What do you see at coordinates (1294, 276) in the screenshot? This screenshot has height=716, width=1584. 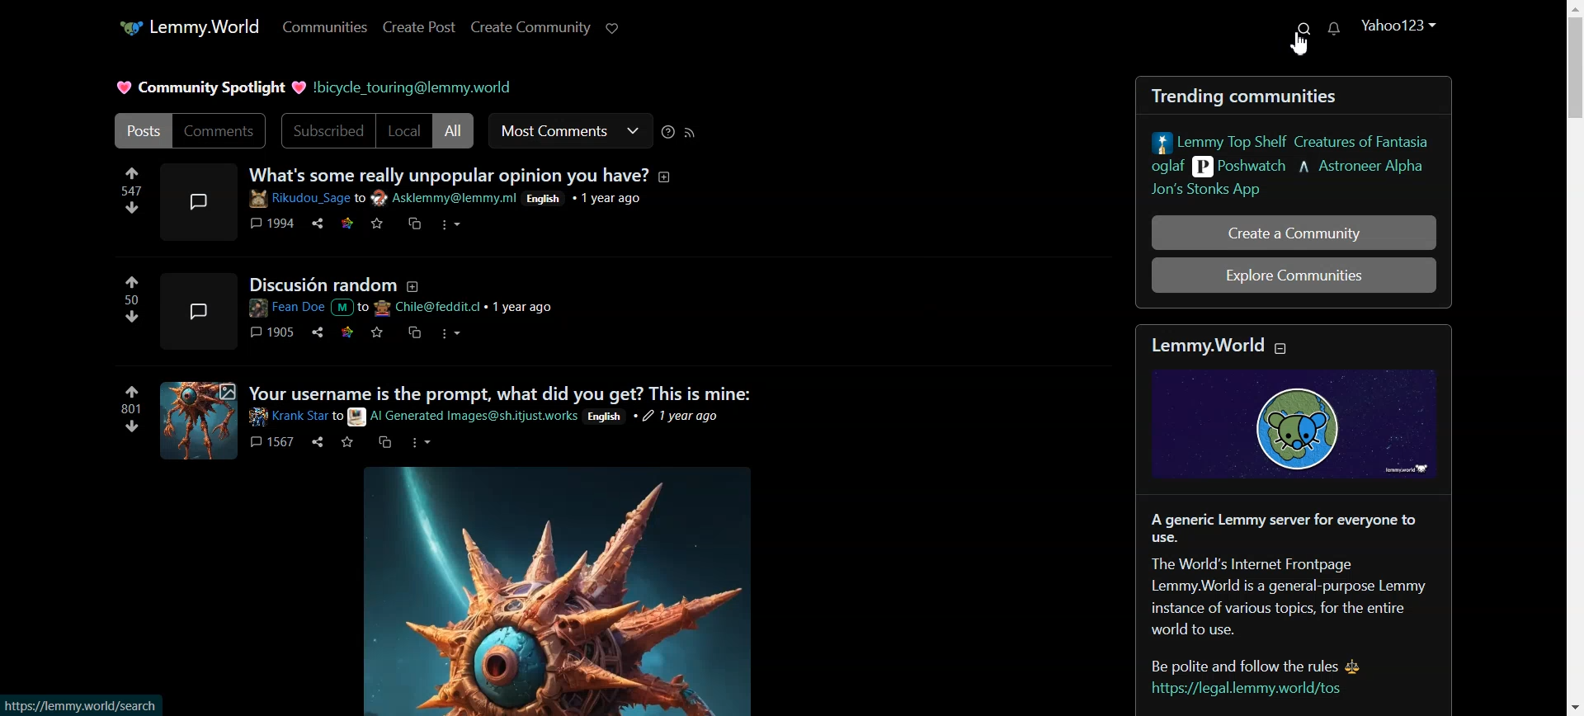 I see `Explore Communities` at bounding box center [1294, 276].